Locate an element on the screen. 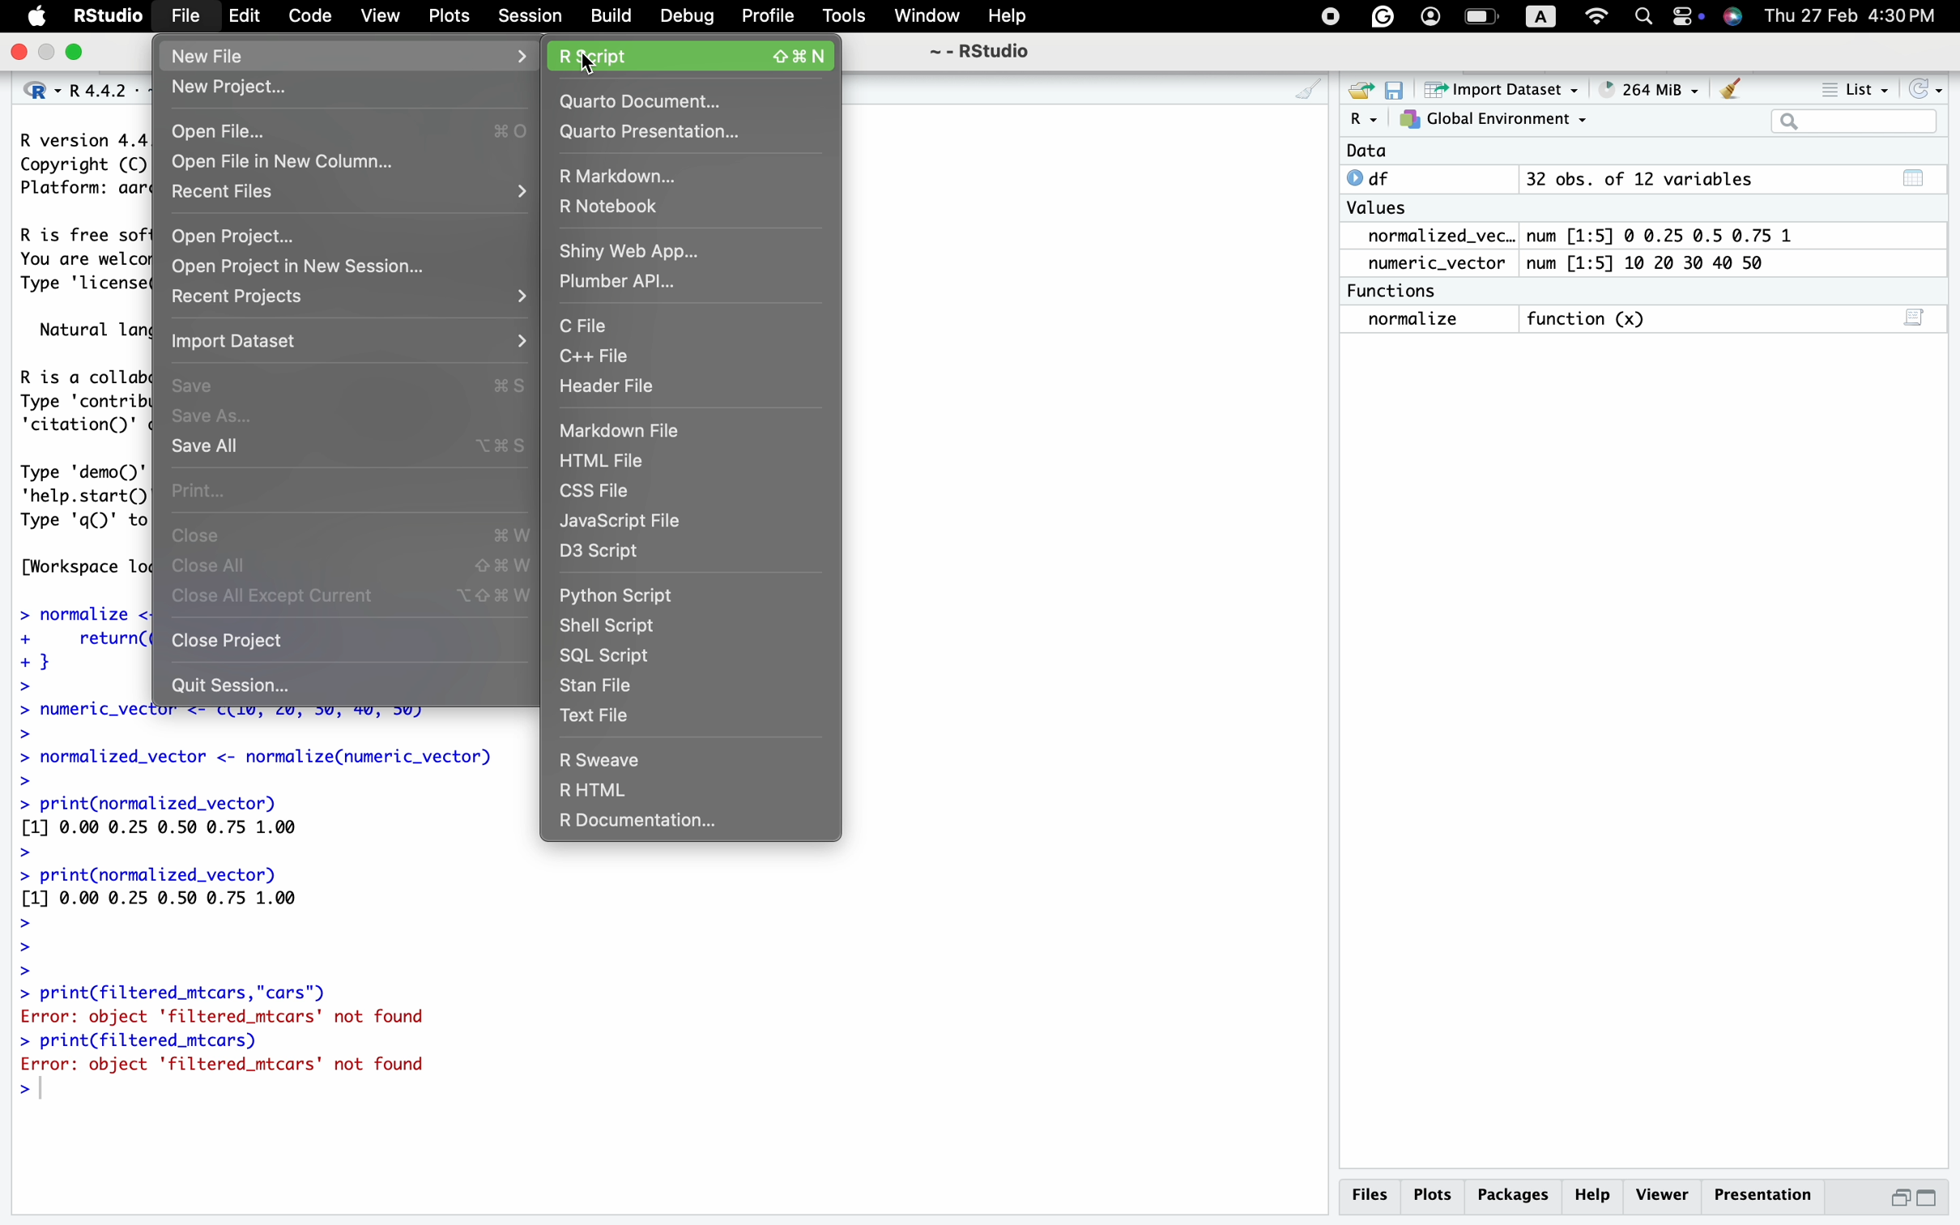 This screenshot has height=1225, width=1960. print(filtered_mtcars) is located at coordinates (149, 1041).